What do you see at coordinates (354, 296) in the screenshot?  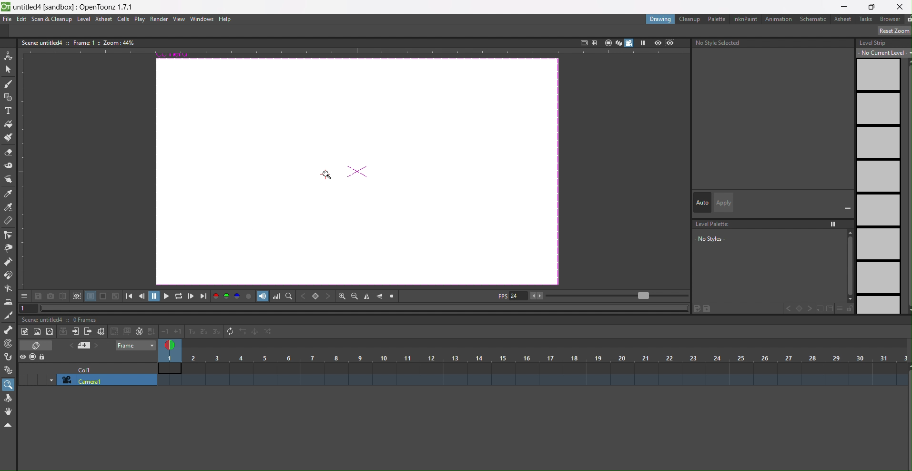 I see `zoom out` at bounding box center [354, 296].